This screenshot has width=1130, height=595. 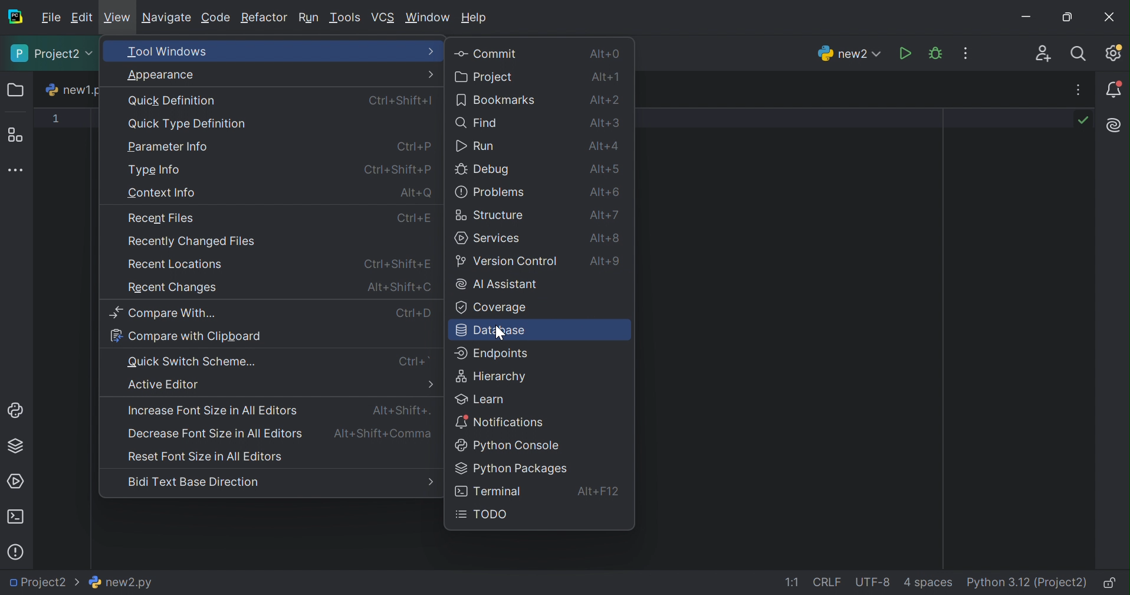 I want to click on 1, so click(x=55, y=118).